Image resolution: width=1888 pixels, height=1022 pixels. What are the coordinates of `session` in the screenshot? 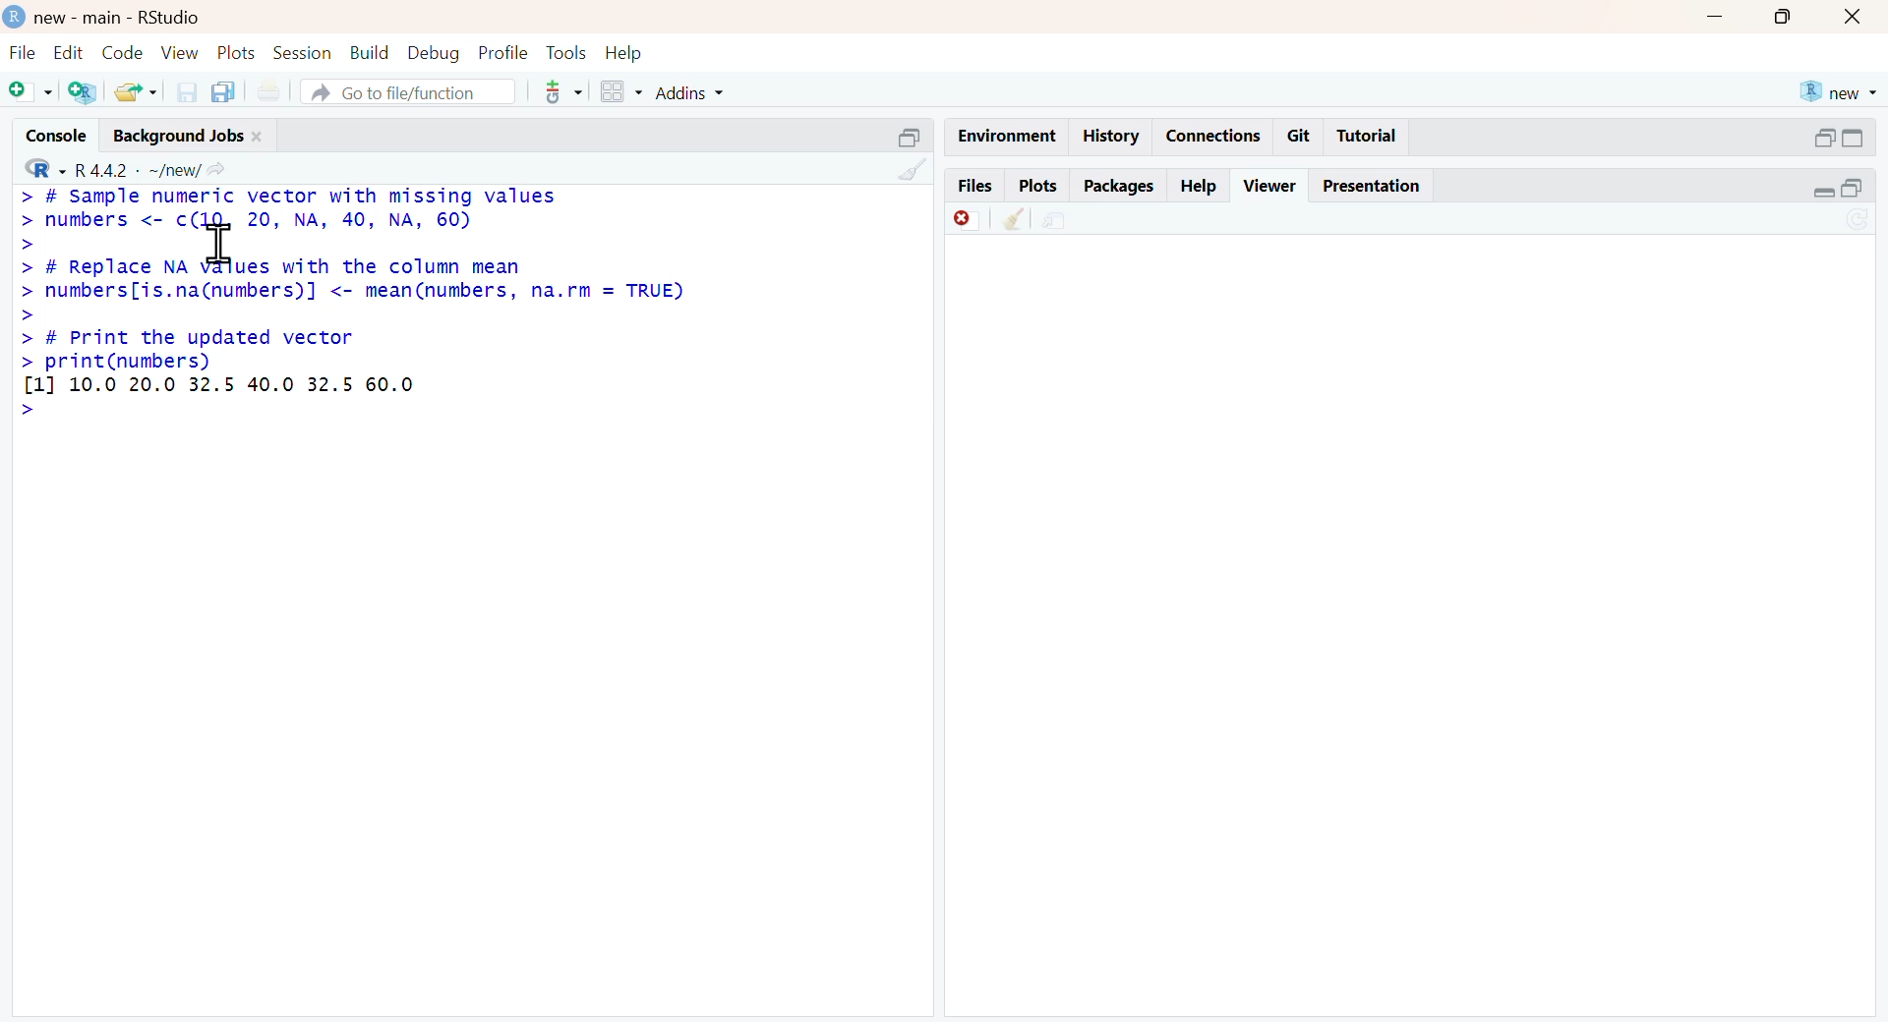 It's located at (304, 53).